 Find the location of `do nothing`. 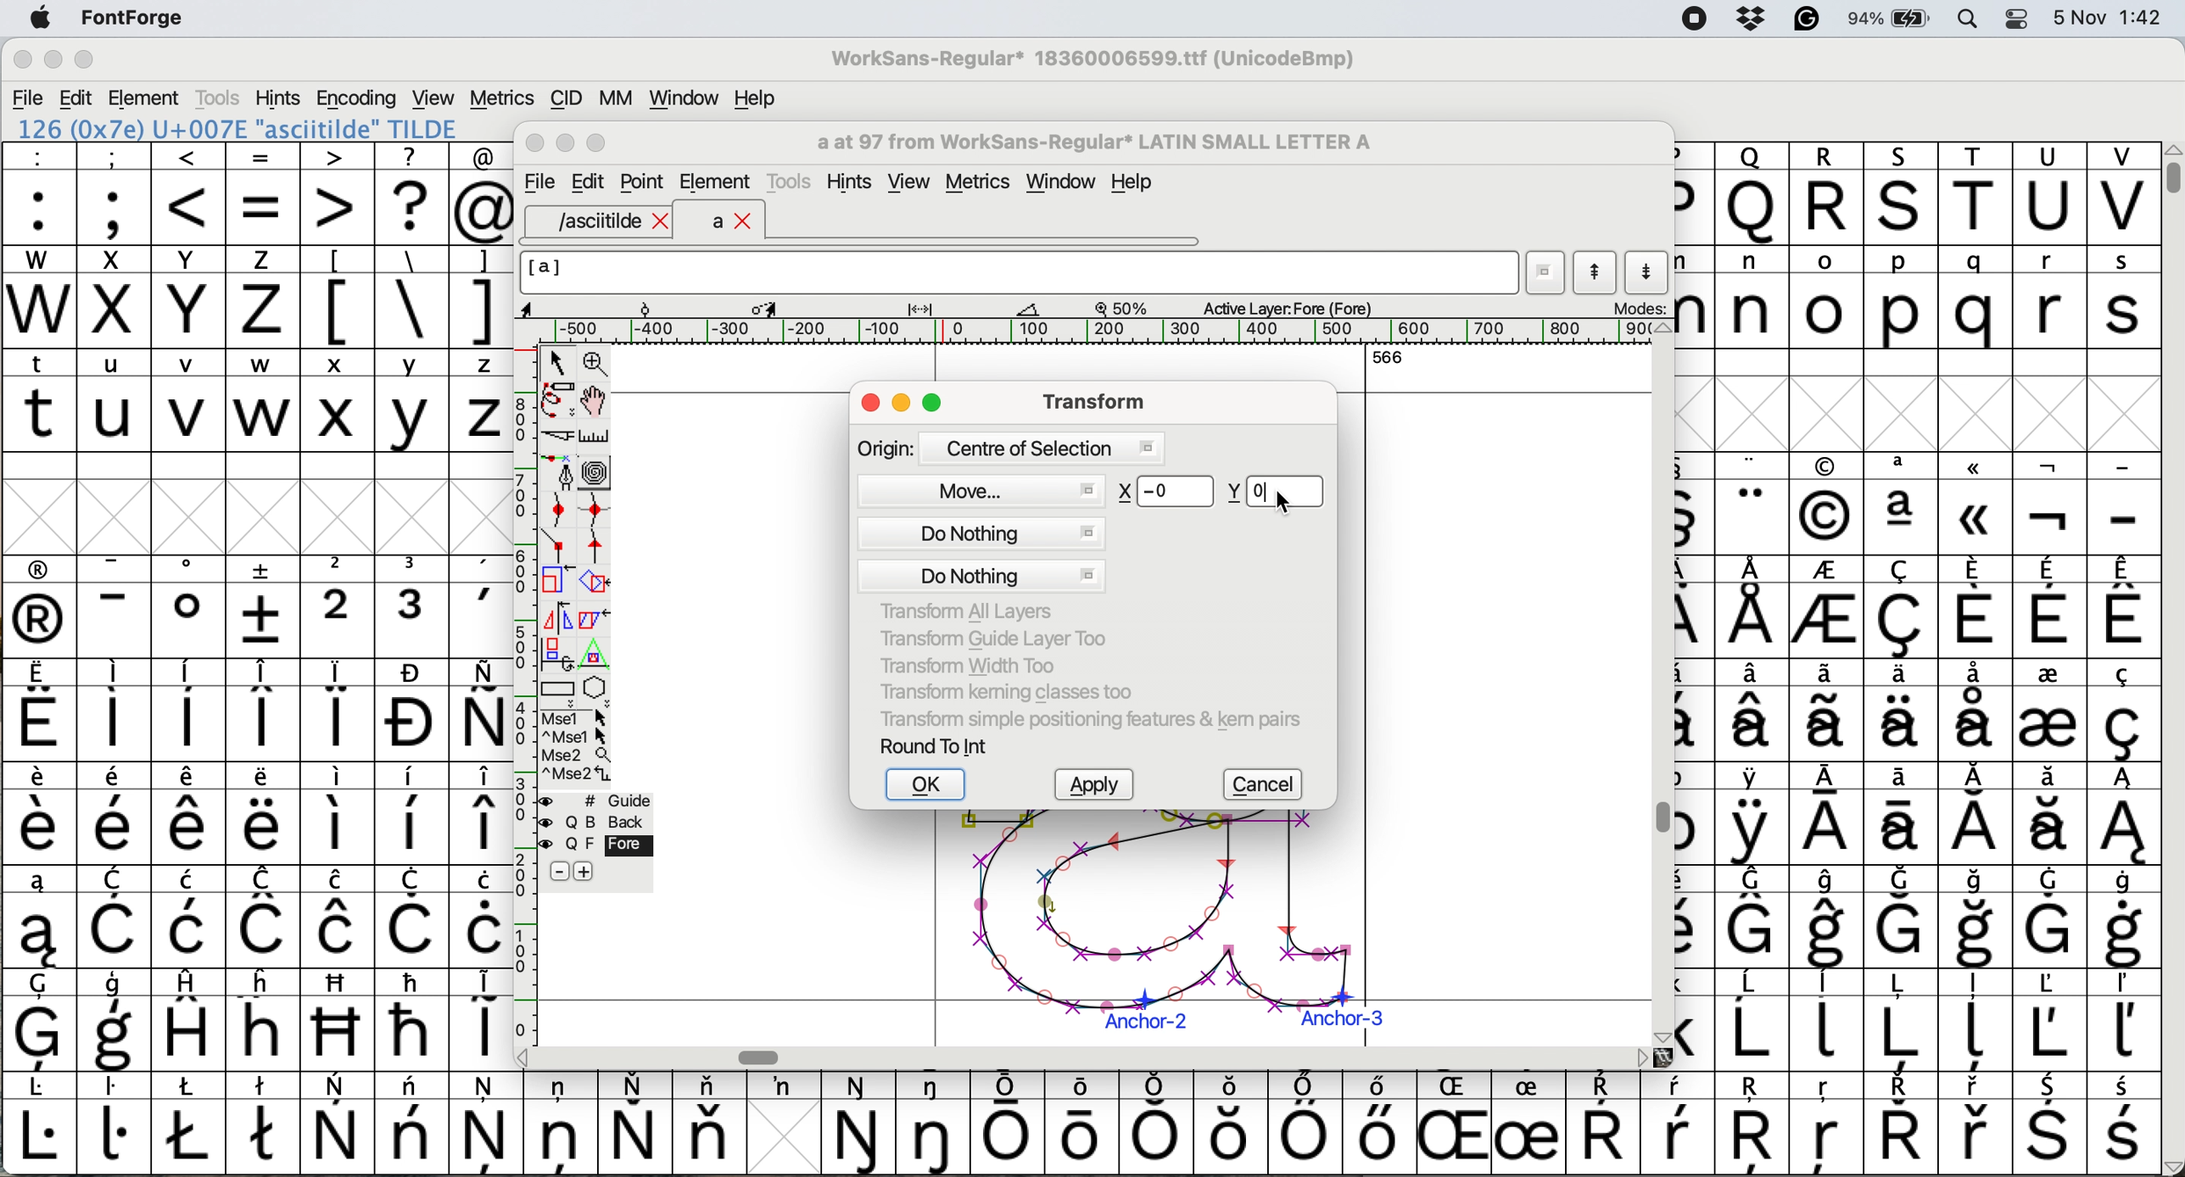

do nothing is located at coordinates (982, 555).